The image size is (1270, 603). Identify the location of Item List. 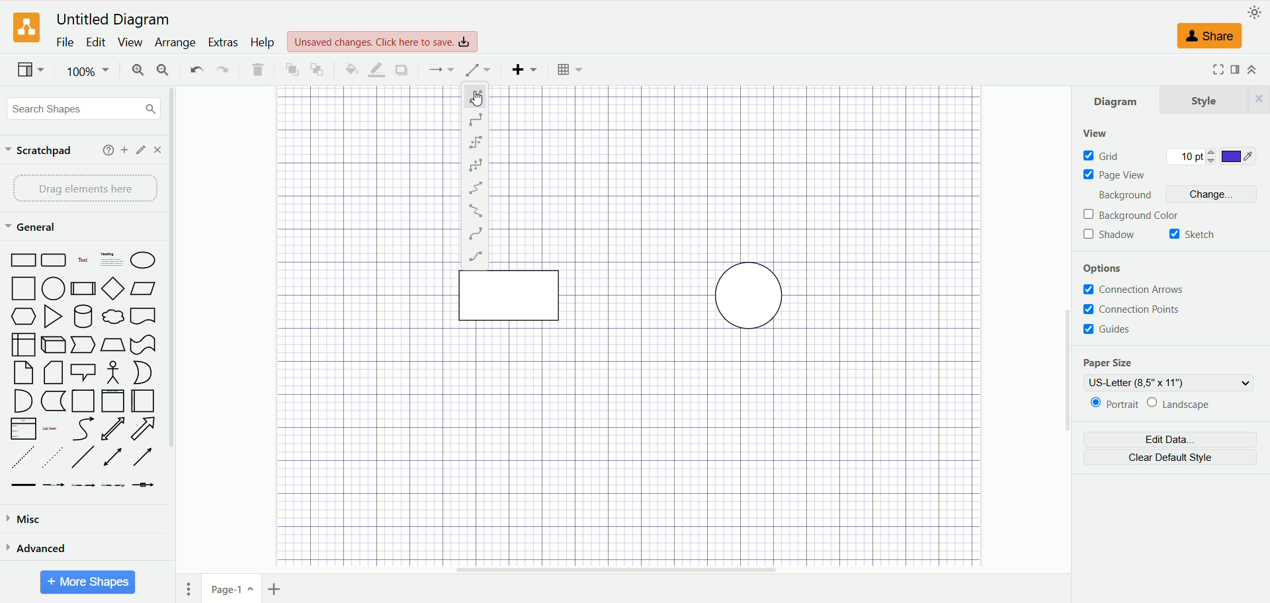
(22, 428).